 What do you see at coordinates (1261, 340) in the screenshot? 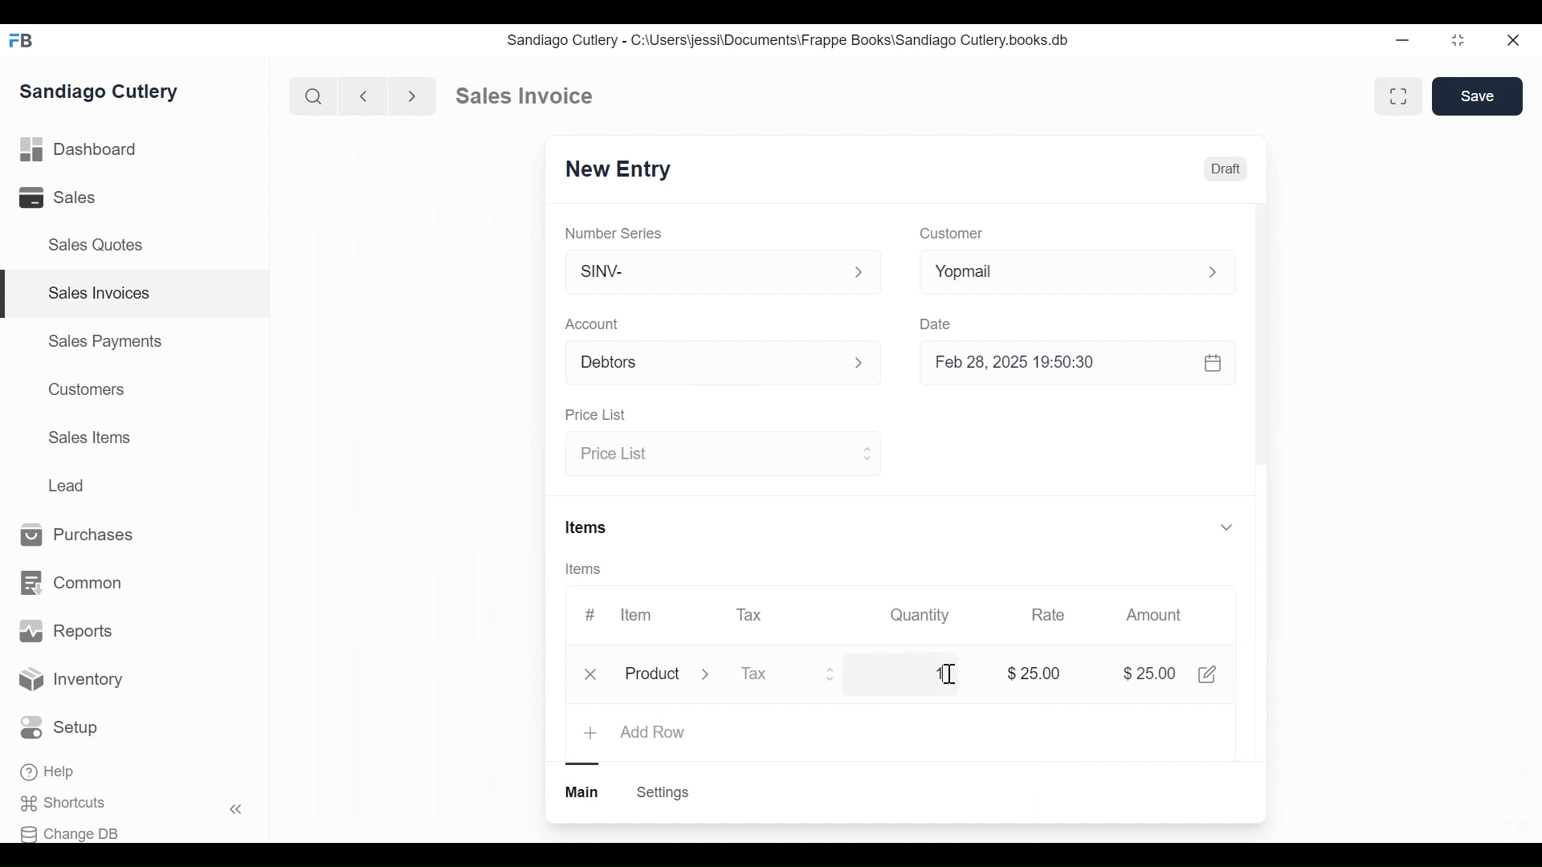
I see `scrollbar` at bounding box center [1261, 340].